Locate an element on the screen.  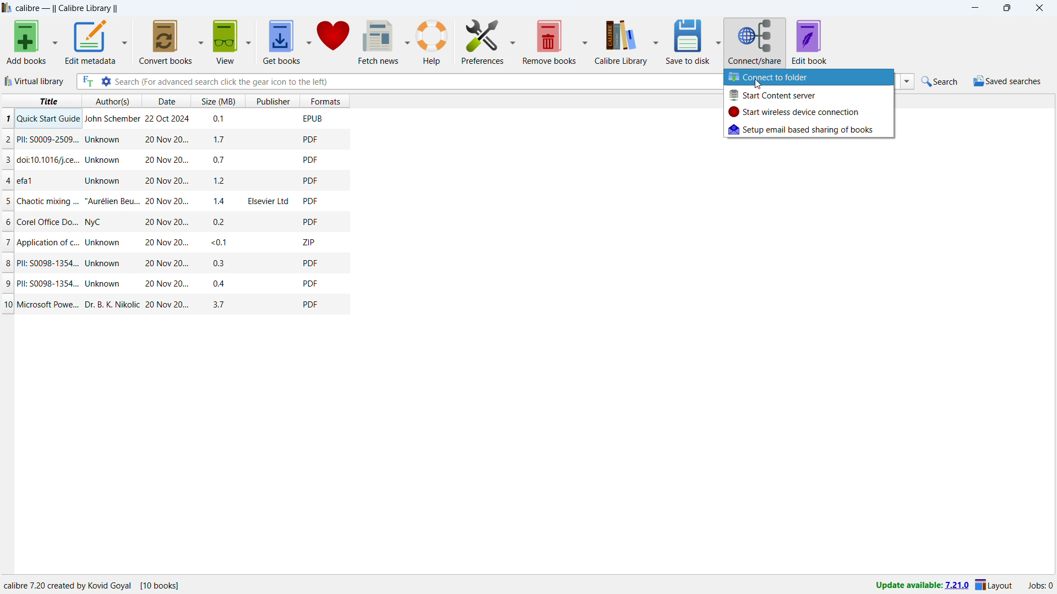
start content server is located at coordinates (809, 95).